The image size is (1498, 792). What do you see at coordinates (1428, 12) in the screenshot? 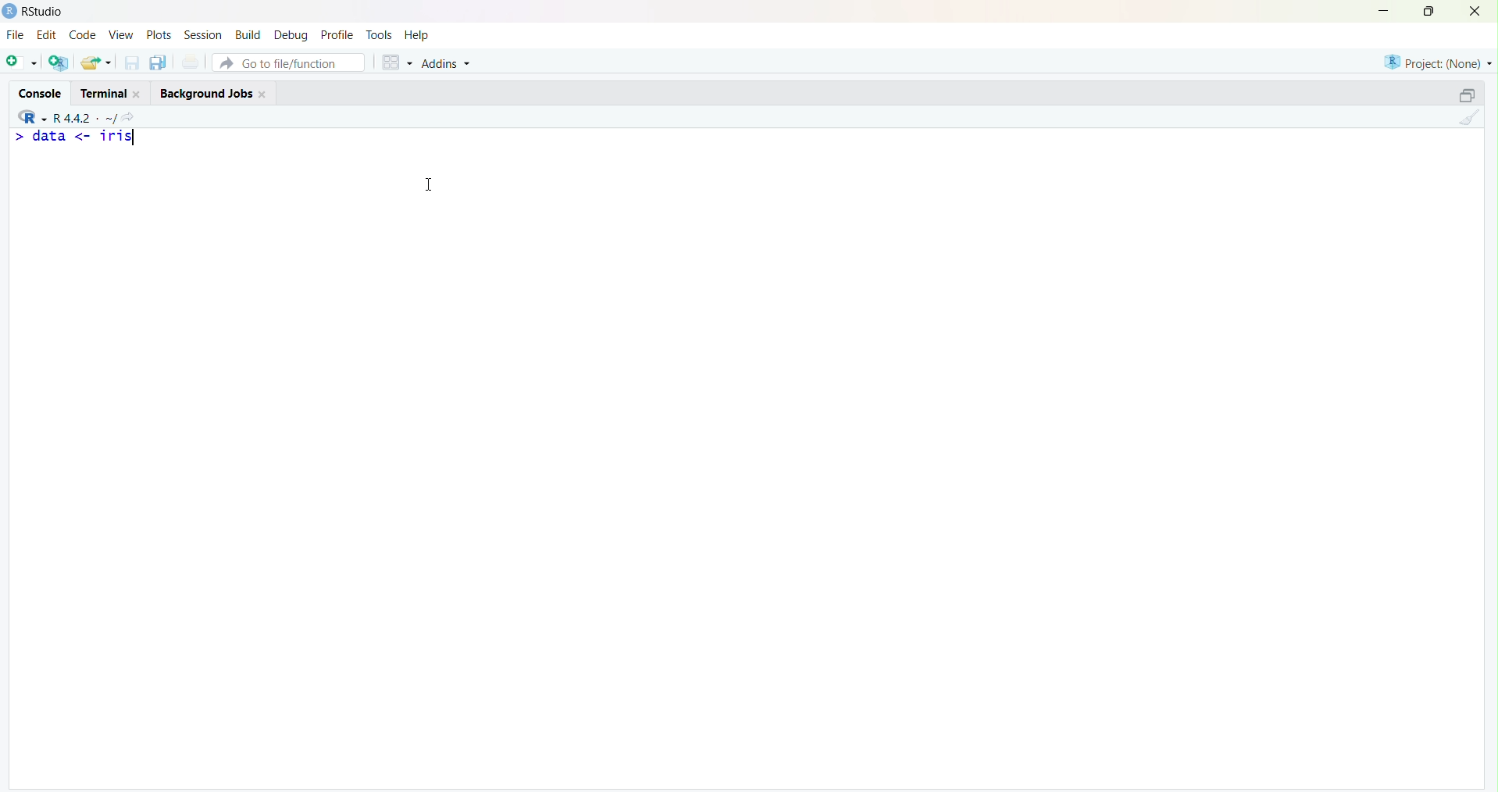
I see `Maximize` at bounding box center [1428, 12].